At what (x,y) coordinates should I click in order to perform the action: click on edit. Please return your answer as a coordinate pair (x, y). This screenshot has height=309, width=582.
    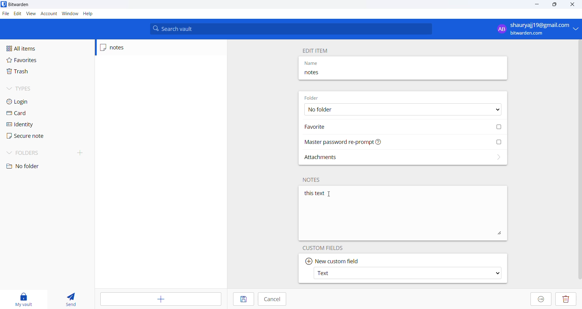
    Looking at the image, I should click on (17, 14).